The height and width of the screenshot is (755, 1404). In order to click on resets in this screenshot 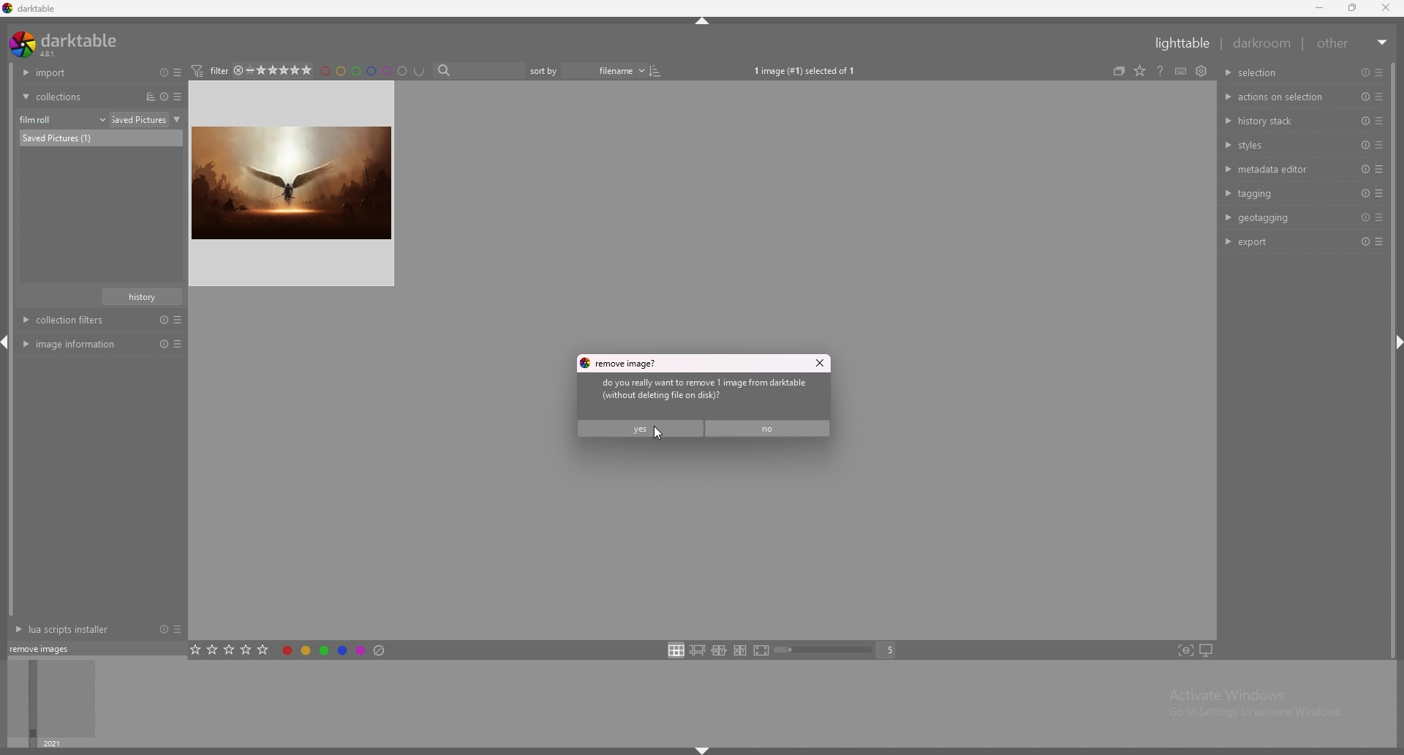, I will do `click(161, 72)`.